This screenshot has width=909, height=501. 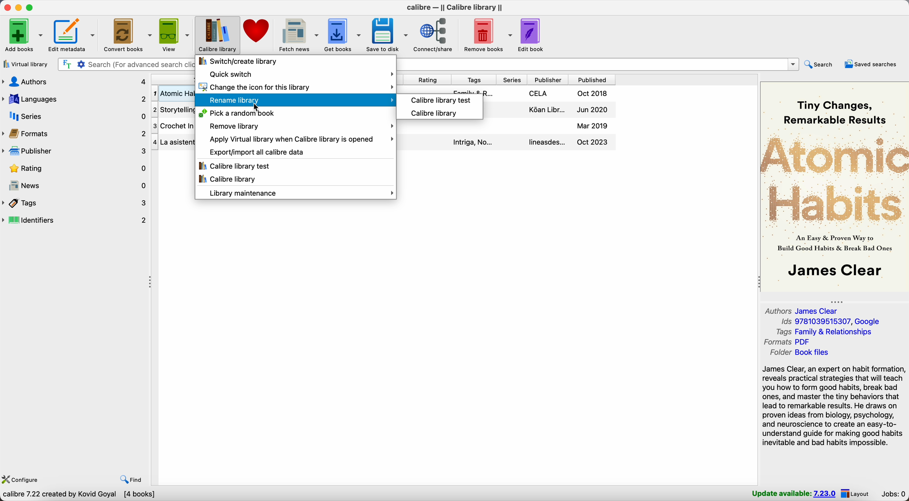 What do you see at coordinates (237, 61) in the screenshot?
I see `switch/create library` at bounding box center [237, 61].